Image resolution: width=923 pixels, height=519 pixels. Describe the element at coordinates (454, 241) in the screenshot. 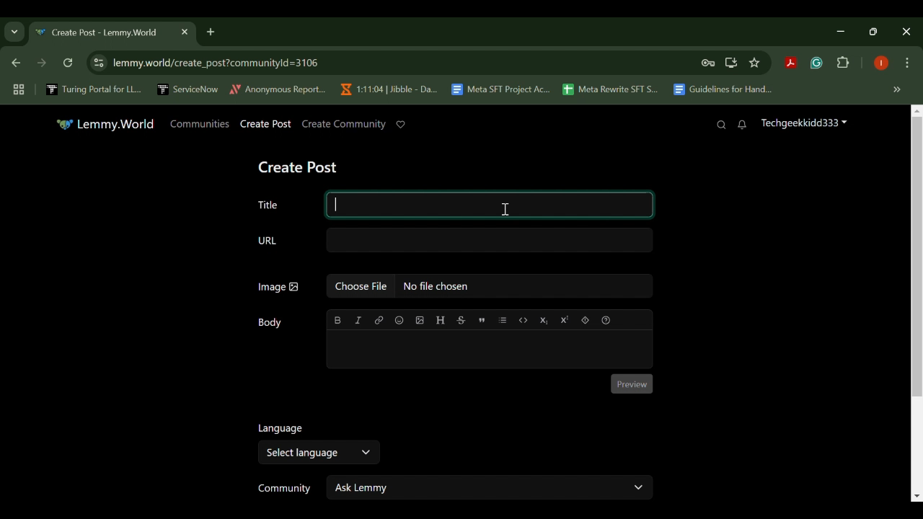

I see `URL` at that location.